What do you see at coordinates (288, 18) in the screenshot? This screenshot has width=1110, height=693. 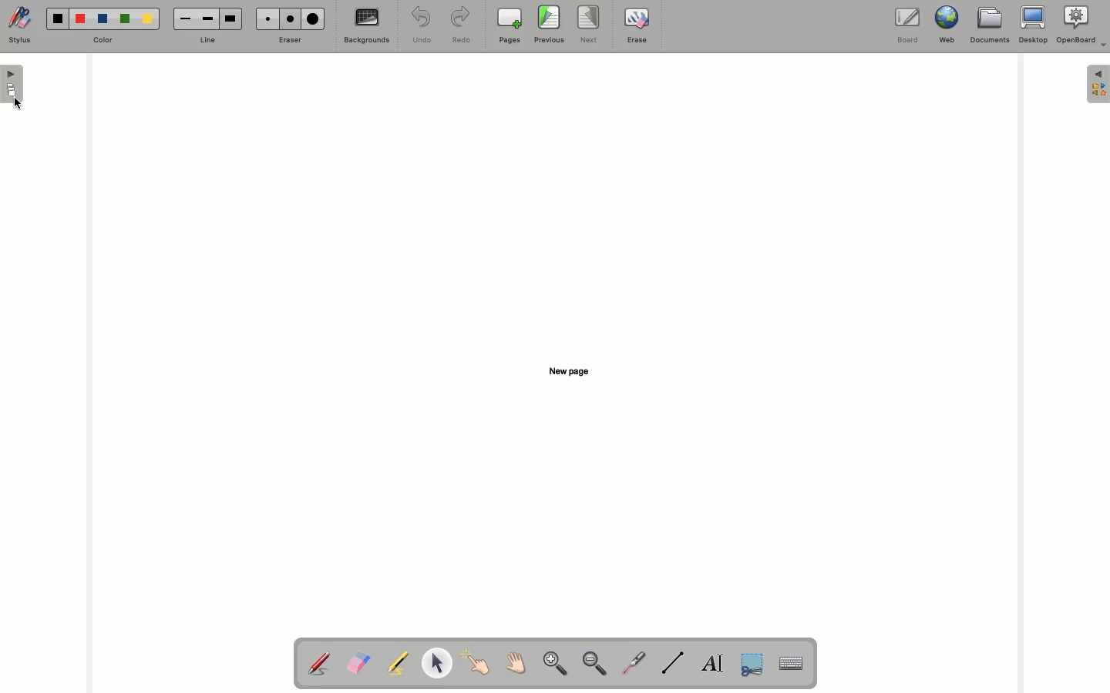 I see `Medium eraser` at bounding box center [288, 18].